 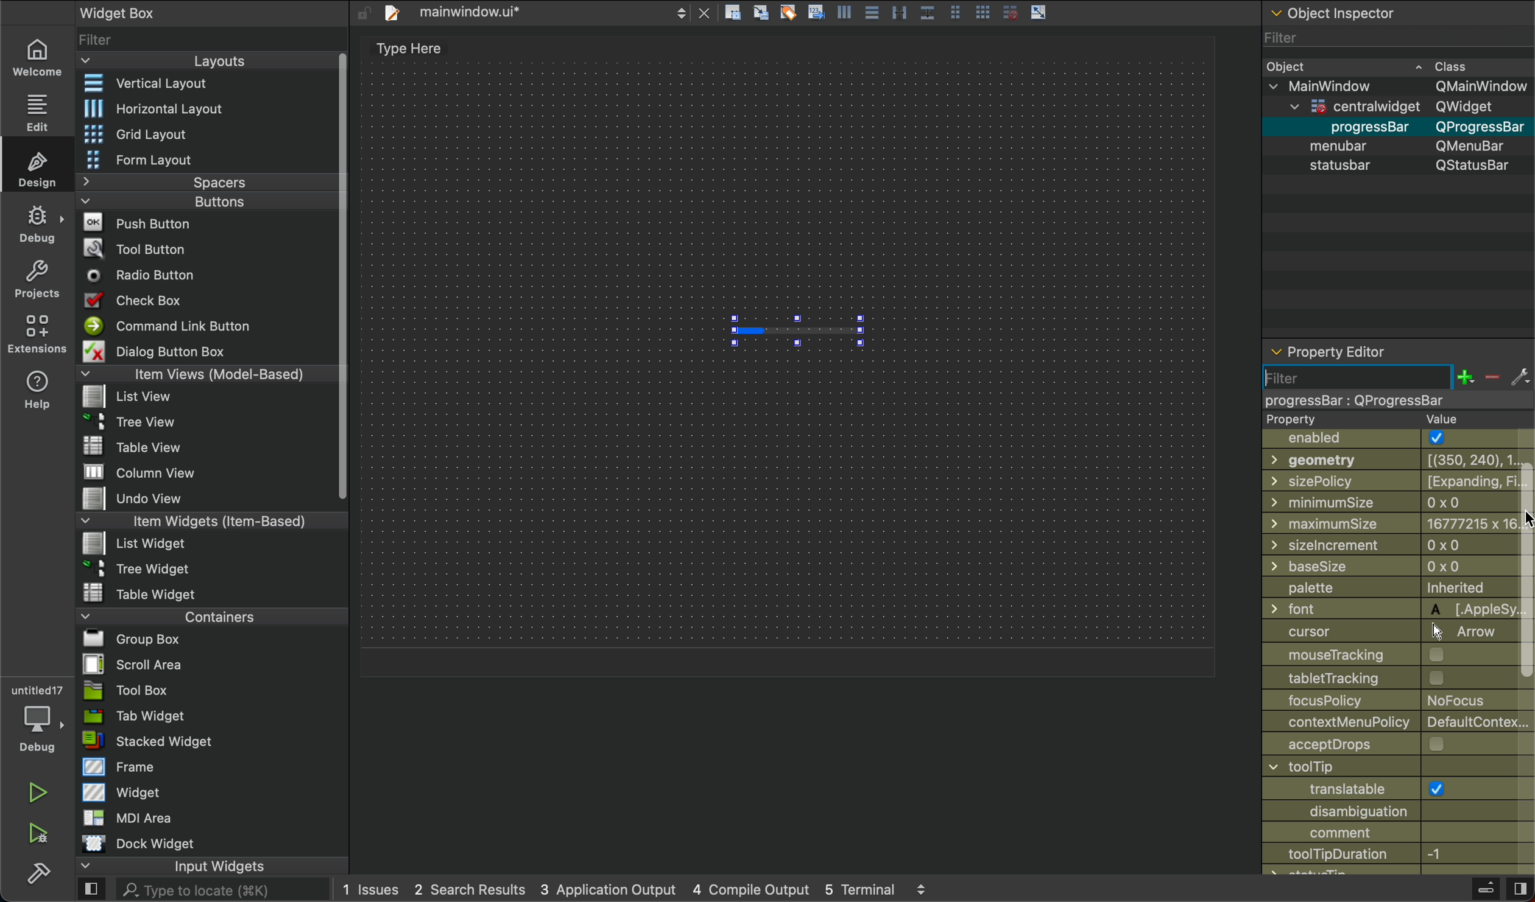 I want to click on tablet tracking, so click(x=1376, y=678).